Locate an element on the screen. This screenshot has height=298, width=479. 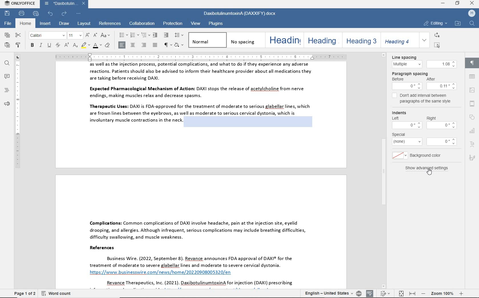
word count is located at coordinates (57, 293).